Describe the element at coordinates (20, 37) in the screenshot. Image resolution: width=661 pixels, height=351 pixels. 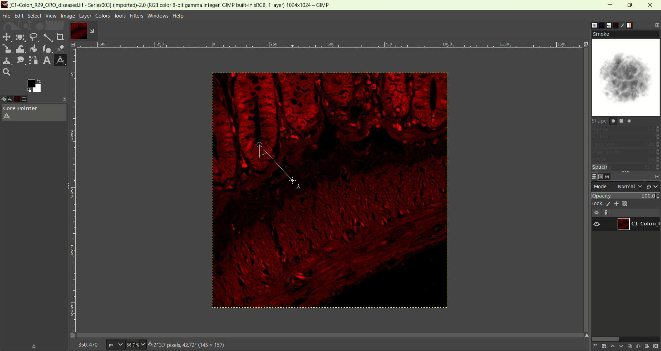
I see `rectangle select tool` at that location.